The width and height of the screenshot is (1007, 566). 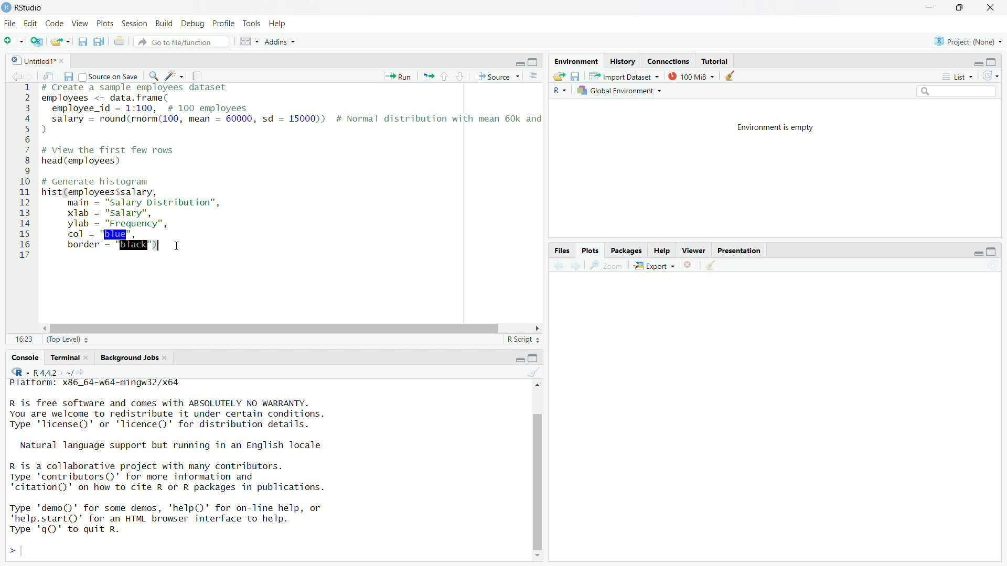 I want to click on clean, so click(x=730, y=75).